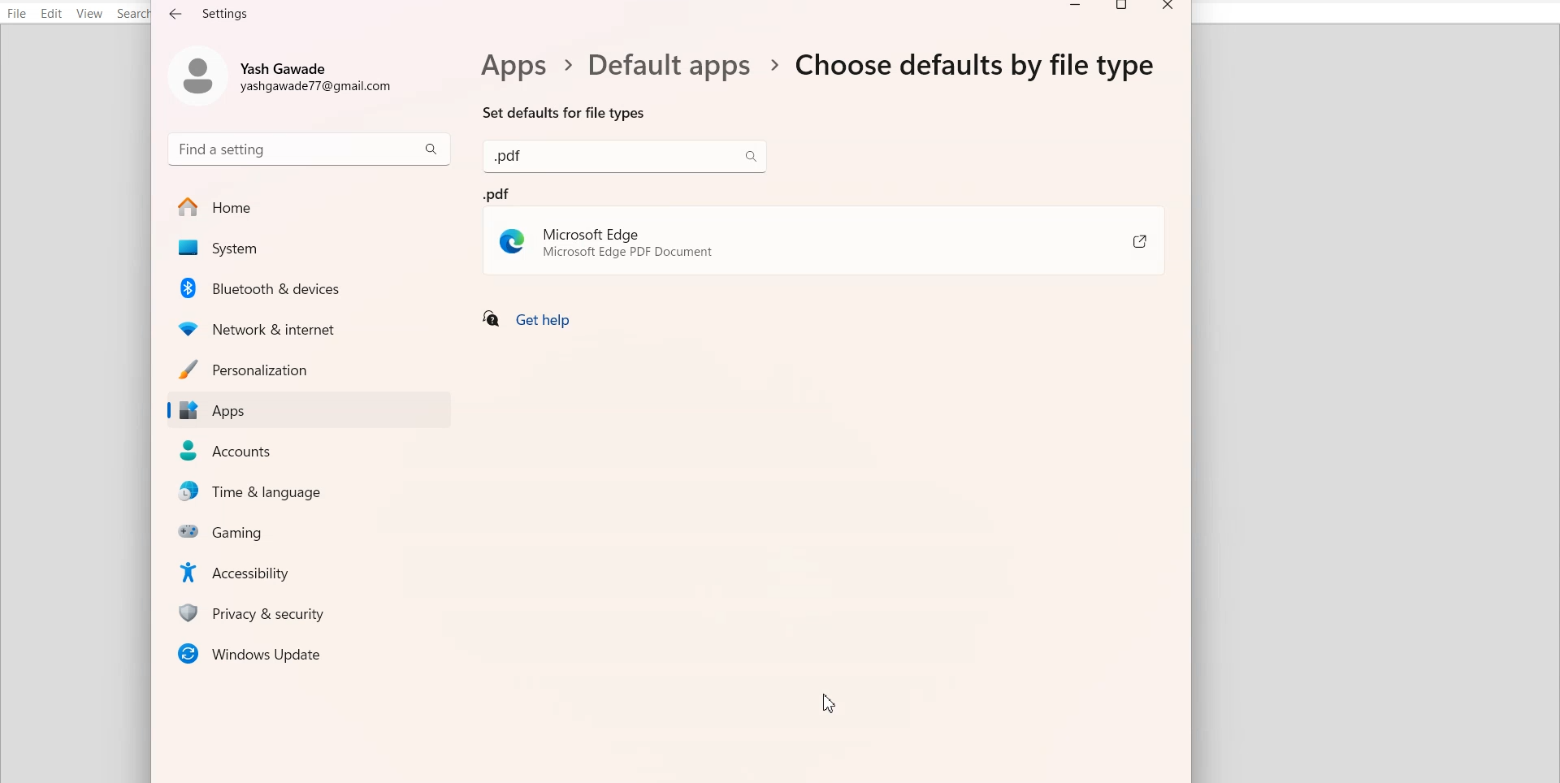 The width and height of the screenshot is (1560, 783). Describe the element at coordinates (834, 249) in the screenshot. I see `Microsoft Edge` at that location.